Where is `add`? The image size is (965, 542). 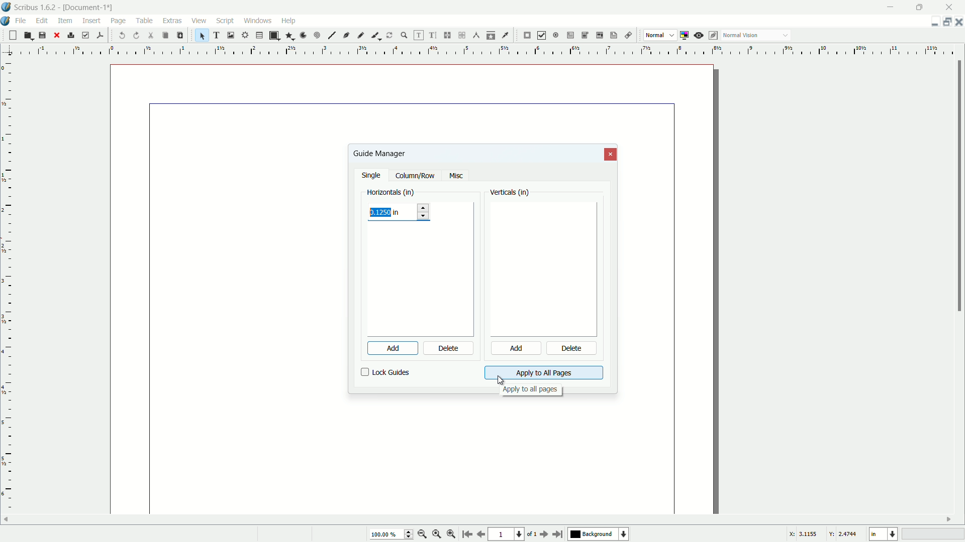
add is located at coordinates (515, 349).